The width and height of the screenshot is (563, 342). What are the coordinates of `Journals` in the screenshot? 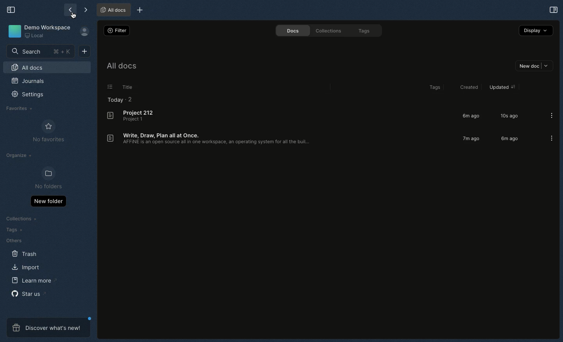 It's located at (28, 81).